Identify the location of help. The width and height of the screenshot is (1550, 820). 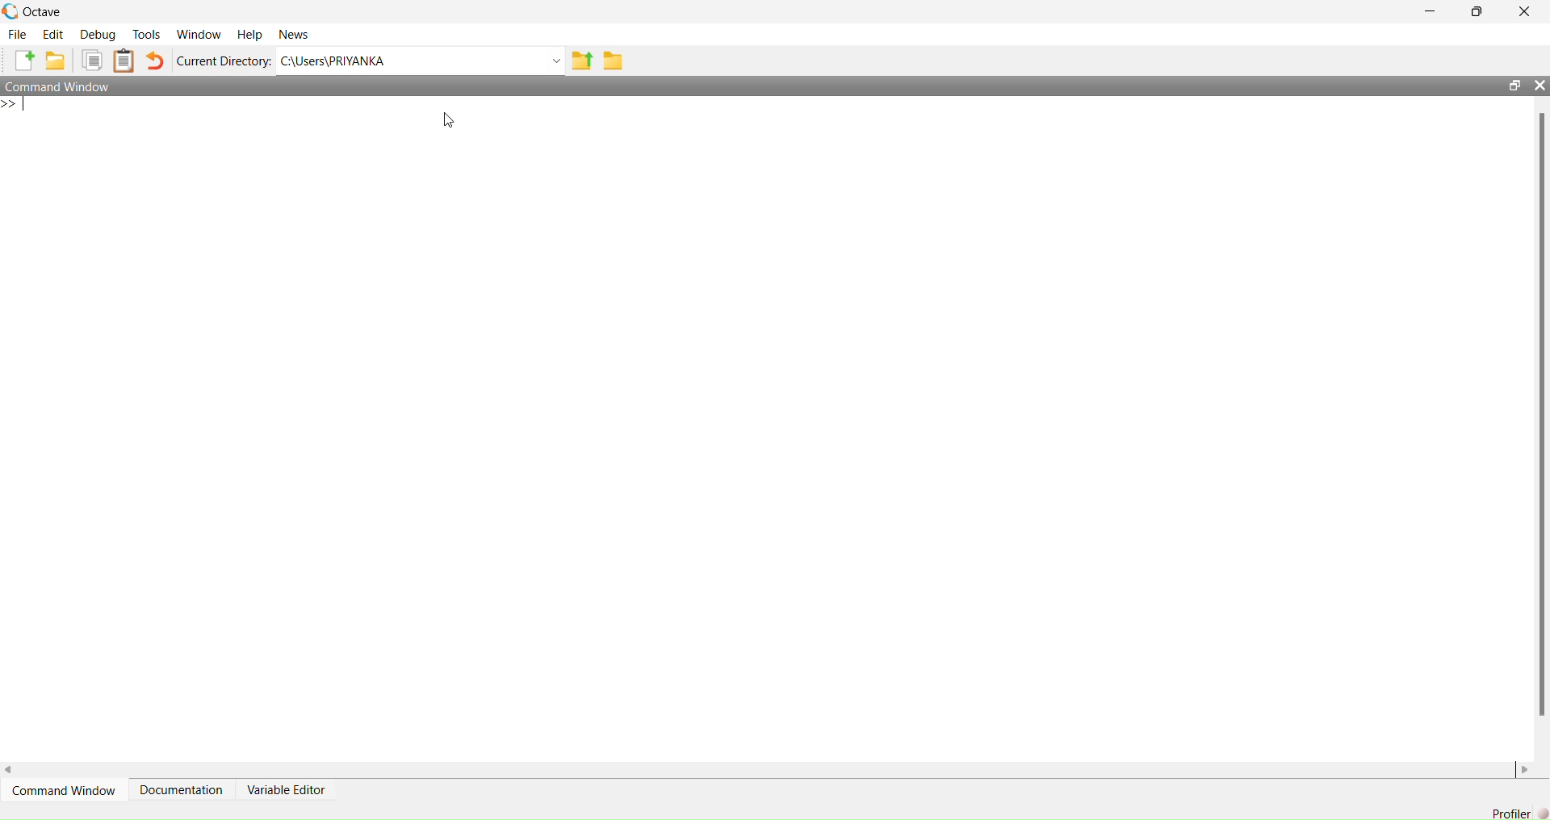
(250, 36).